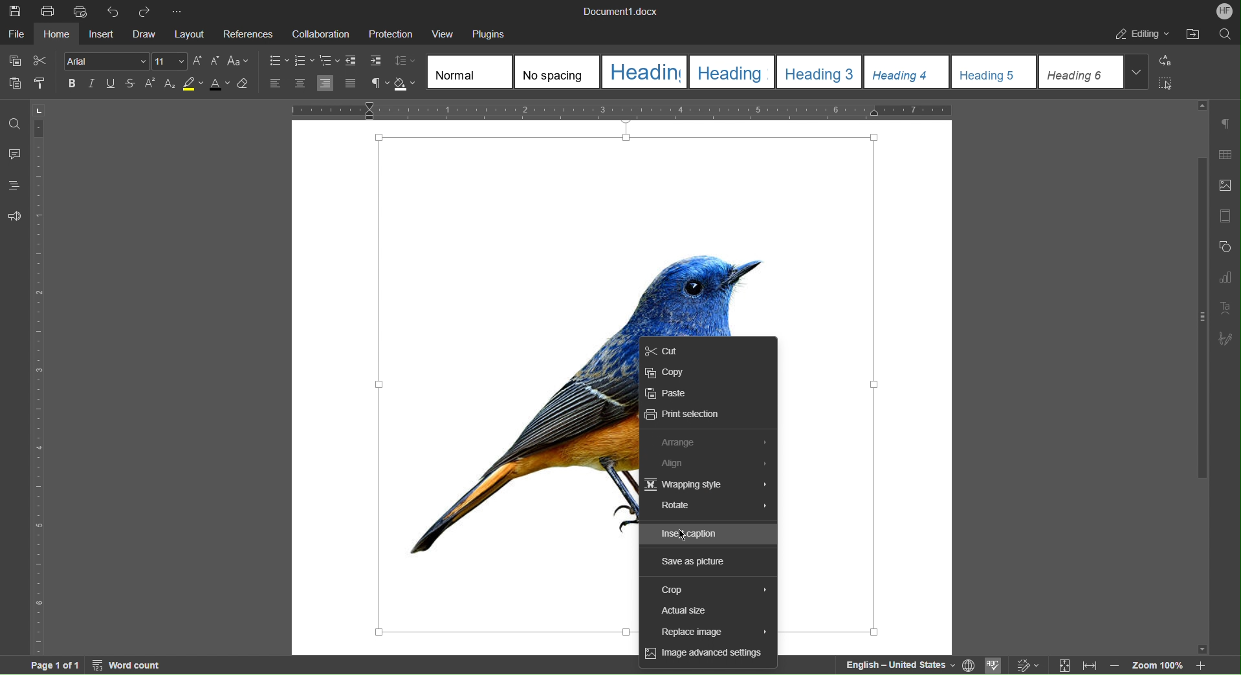 Image resolution: width=1241 pixels, height=675 pixels. Describe the element at coordinates (1026, 663) in the screenshot. I see `Track changes` at that location.